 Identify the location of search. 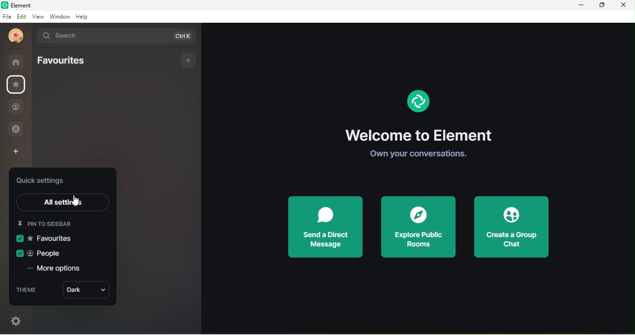
(118, 35).